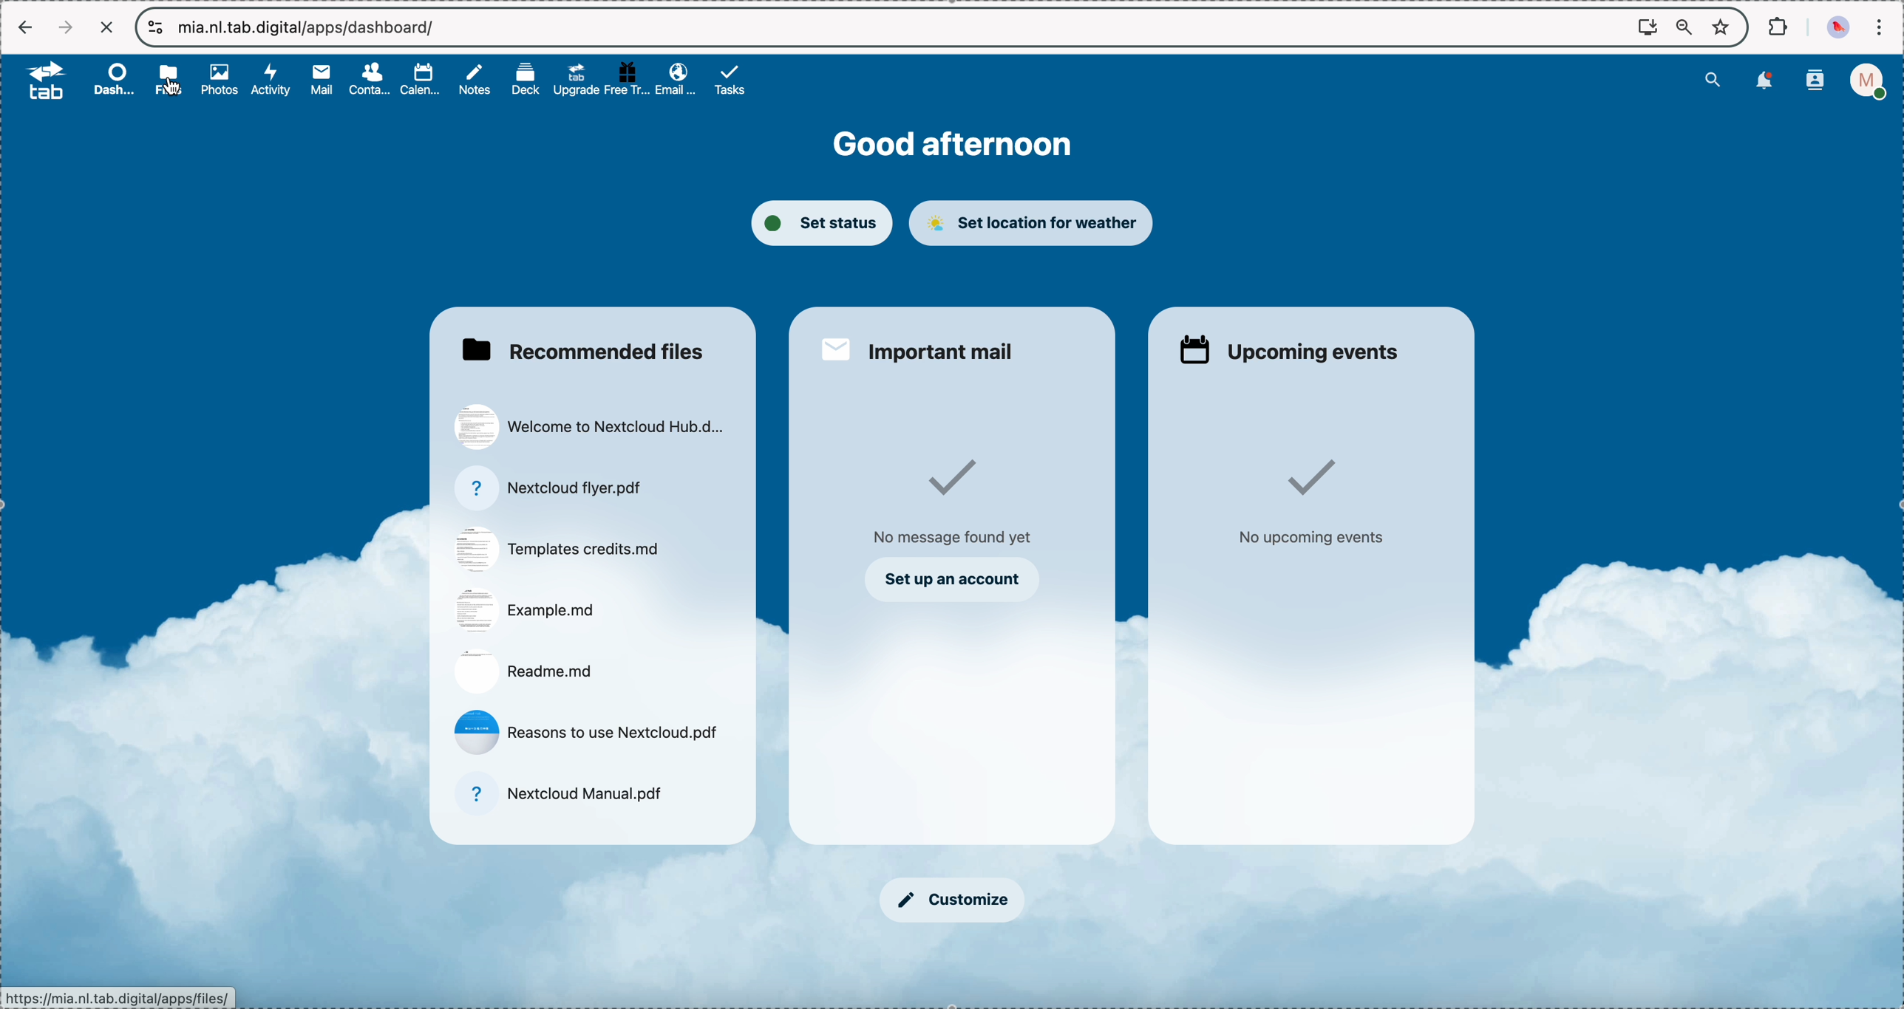  What do you see at coordinates (26, 29) in the screenshot?
I see `navigate back` at bounding box center [26, 29].